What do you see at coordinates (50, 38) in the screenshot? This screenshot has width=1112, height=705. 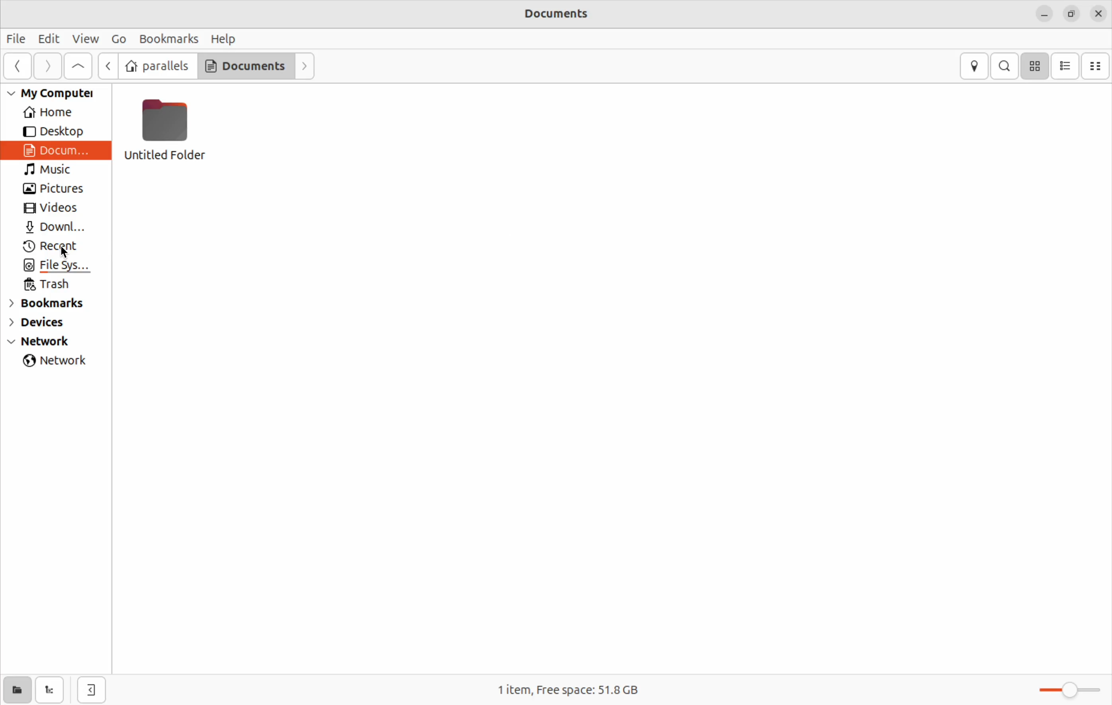 I see `Edit` at bounding box center [50, 38].